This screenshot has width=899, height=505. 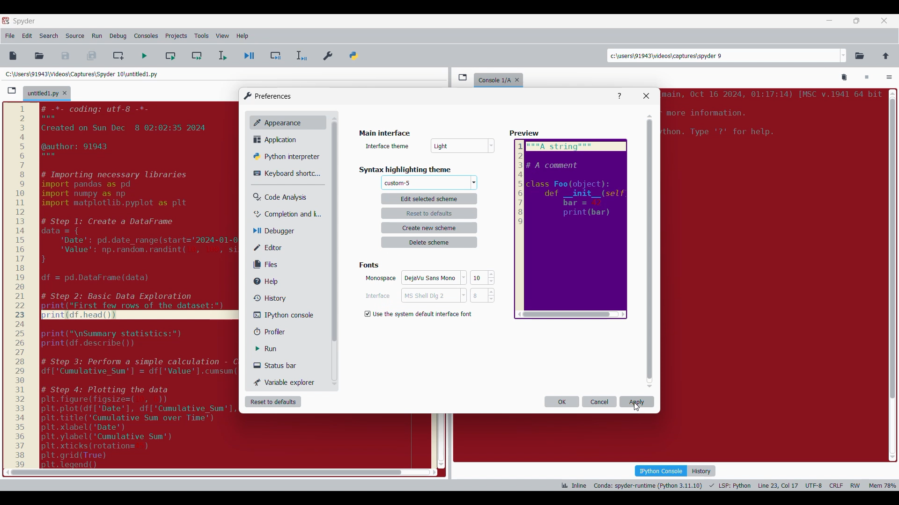 What do you see at coordinates (429, 213) in the screenshot?
I see `reset to defaults` at bounding box center [429, 213].